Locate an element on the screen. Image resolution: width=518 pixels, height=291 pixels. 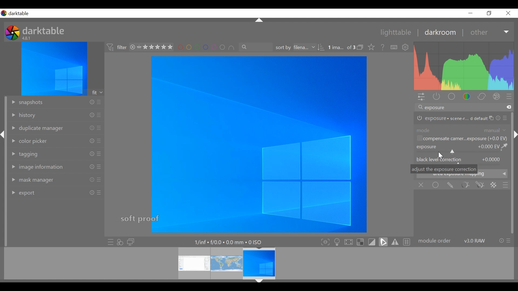
Exposure  is located at coordinates (460, 152).